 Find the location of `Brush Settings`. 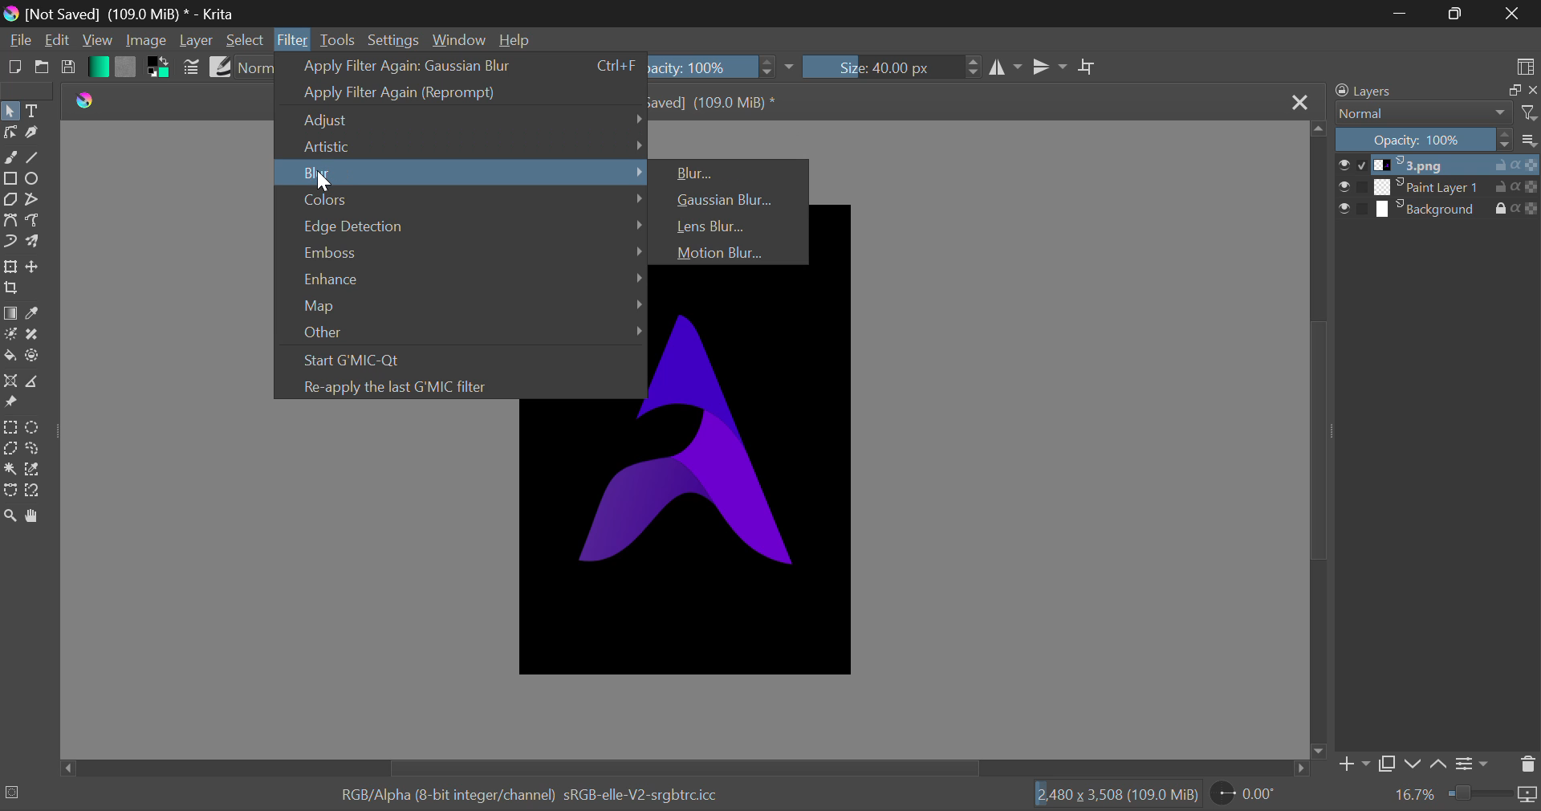

Brush Settings is located at coordinates (193, 67).